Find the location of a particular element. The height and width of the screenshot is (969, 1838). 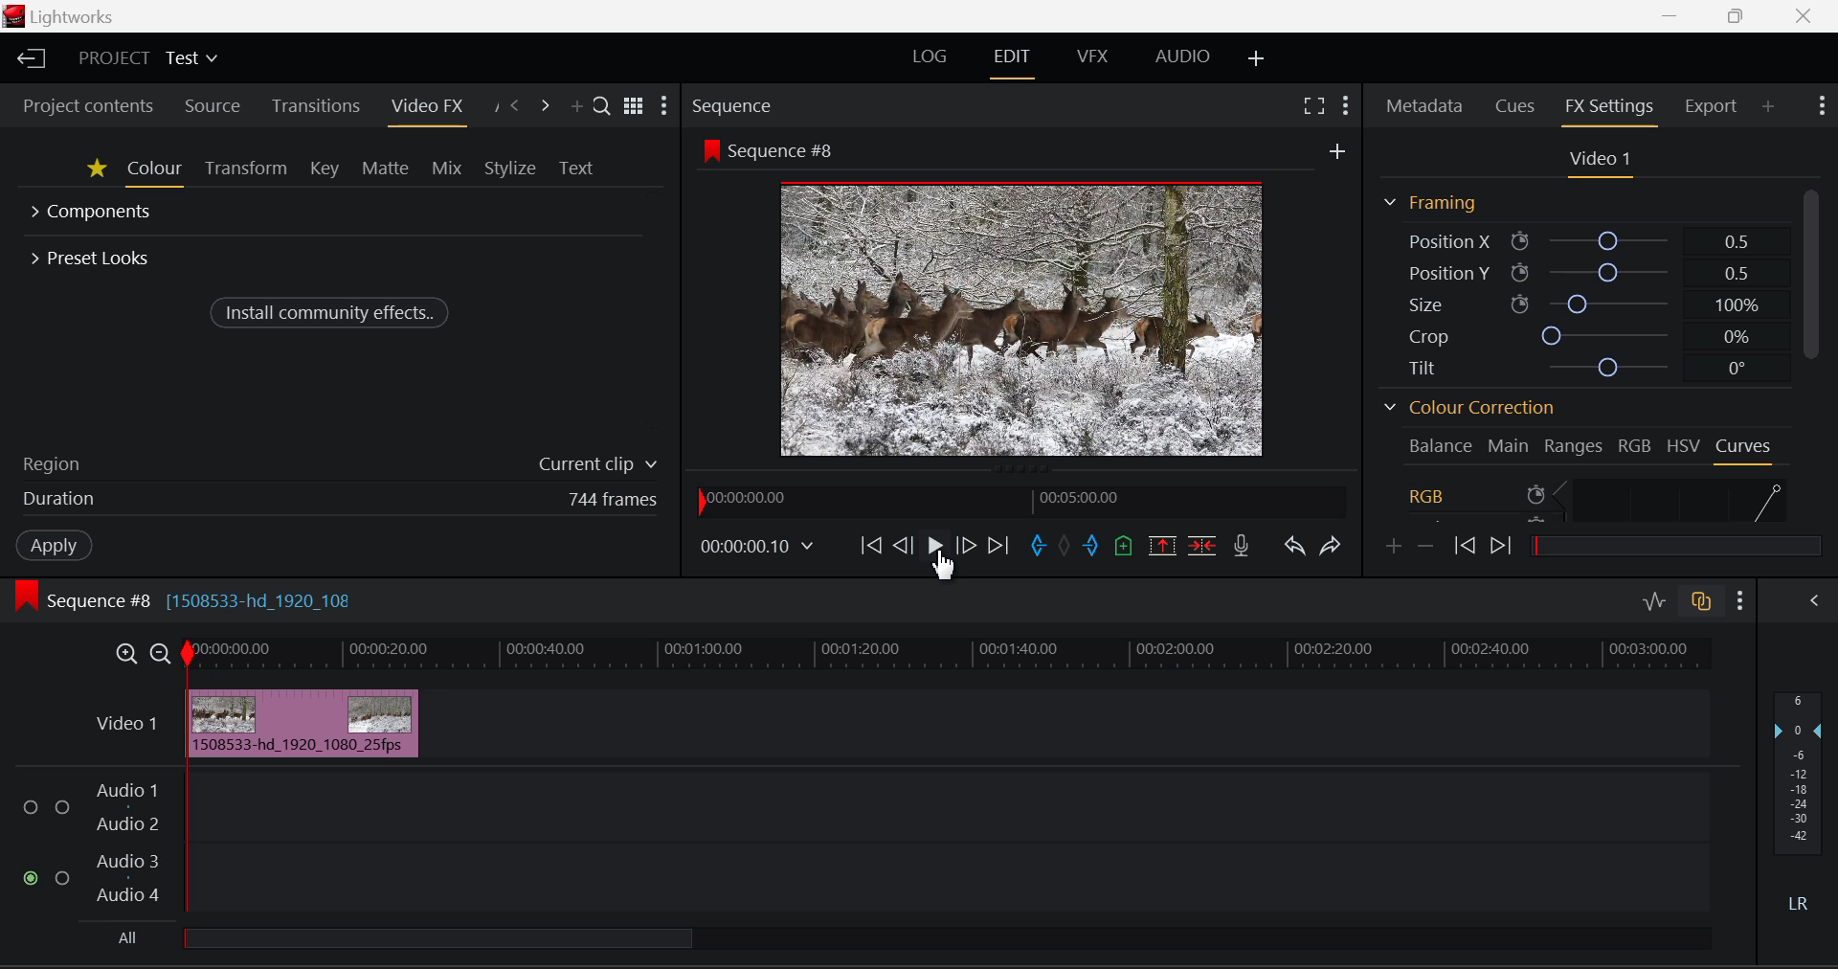

Next keyframe is located at coordinates (1505, 542).